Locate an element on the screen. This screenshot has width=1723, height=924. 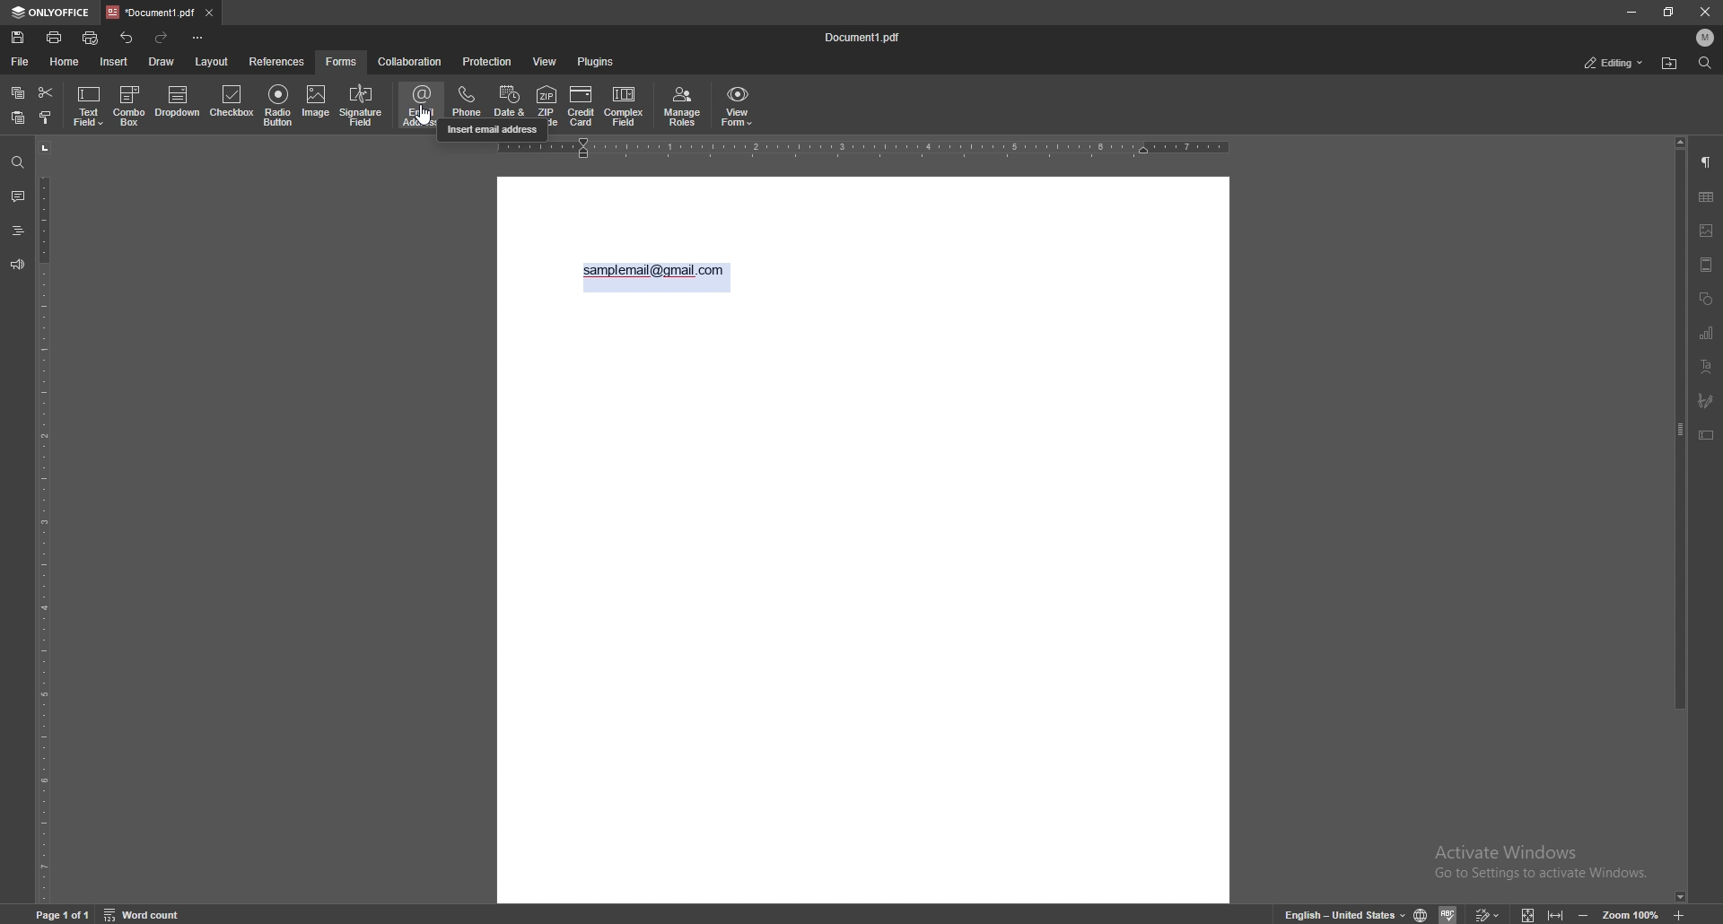
date and time is located at coordinates (511, 103).